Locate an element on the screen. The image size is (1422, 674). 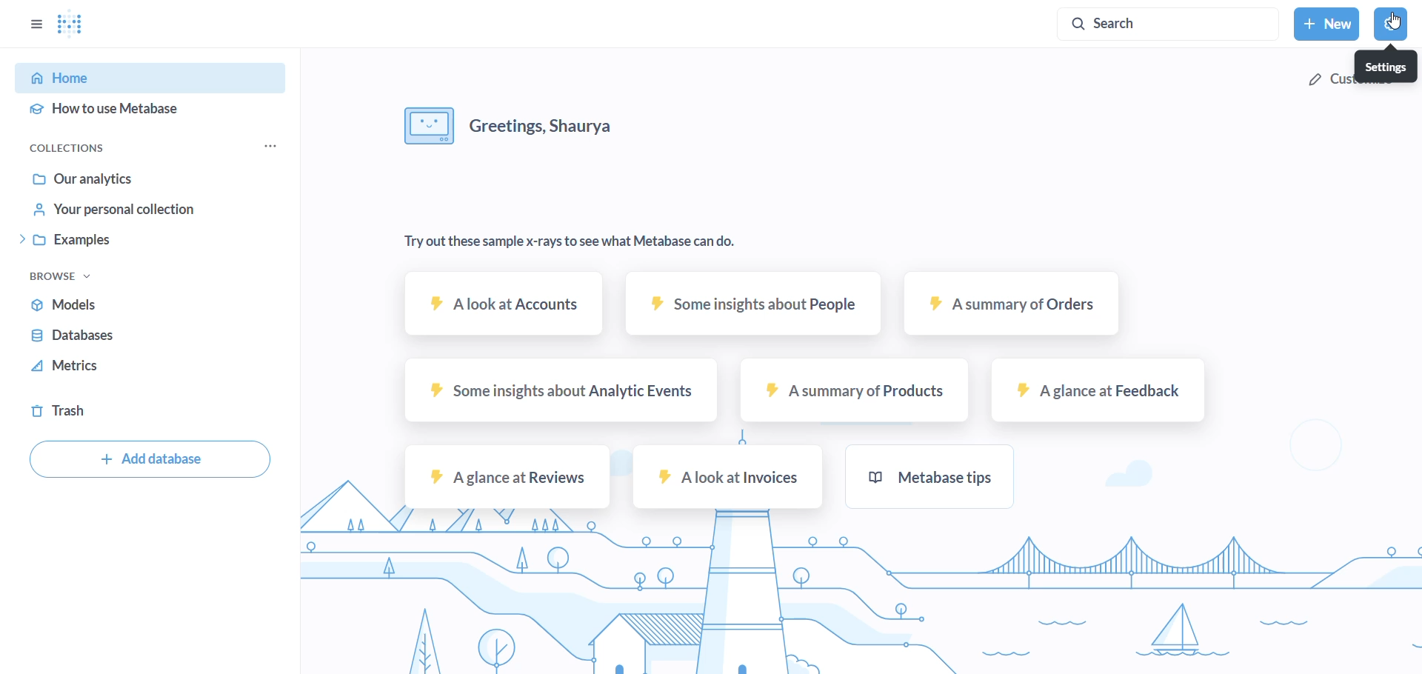
A summary of Orders sample is located at coordinates (999, 306).